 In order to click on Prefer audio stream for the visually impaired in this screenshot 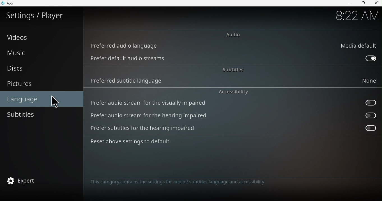, I will do `click(149, 102)`.